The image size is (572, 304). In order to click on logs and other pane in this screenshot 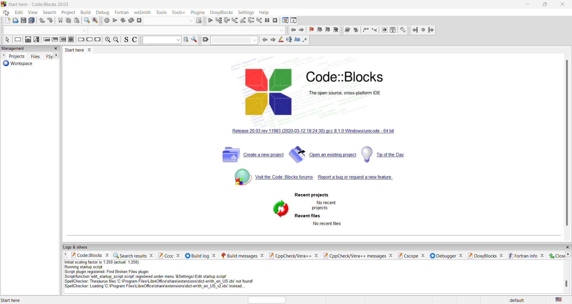, I will do `click(316, 247)`.